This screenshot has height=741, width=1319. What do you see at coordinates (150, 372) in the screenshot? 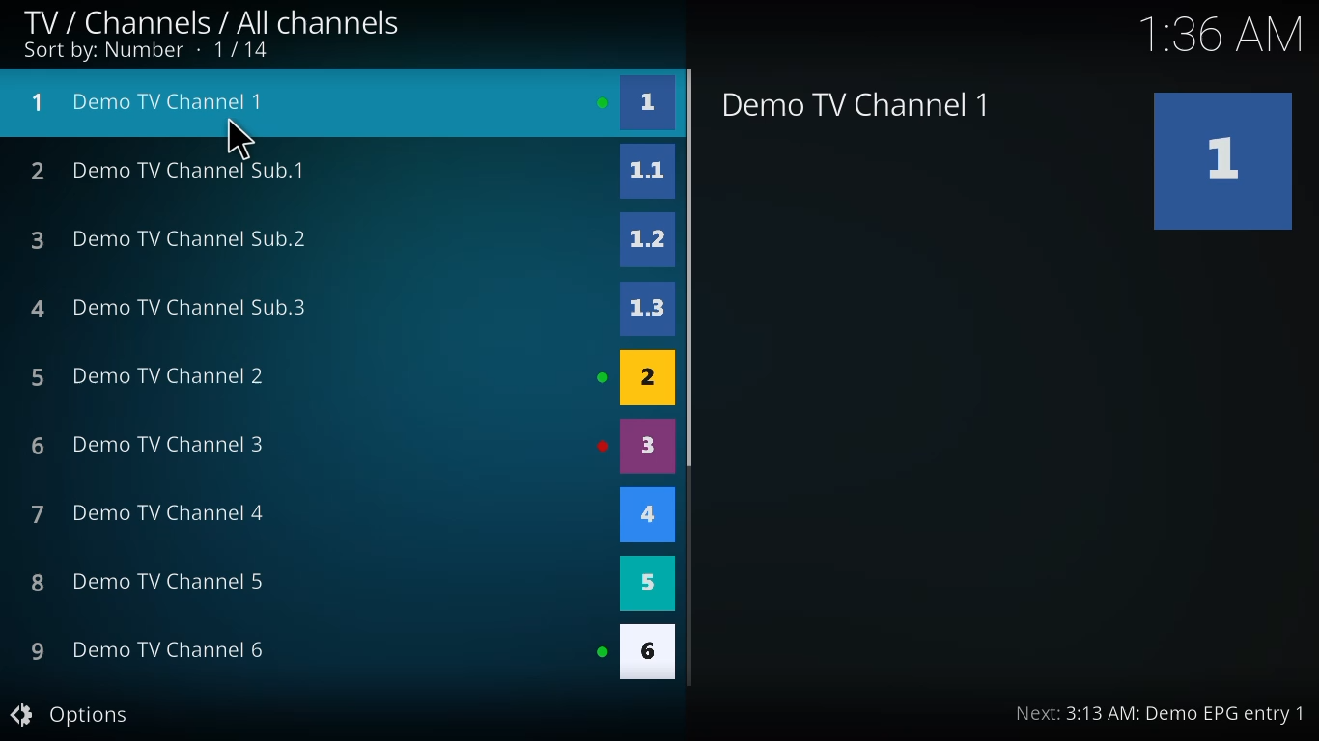
I see `demo channel 2` at bounding box center [150, 372].